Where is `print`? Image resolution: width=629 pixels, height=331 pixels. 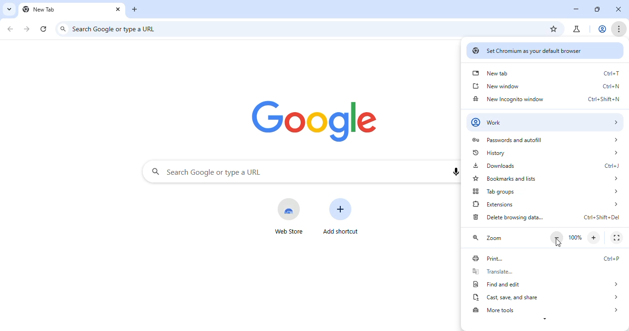
print is located at coordinates (545, 258).